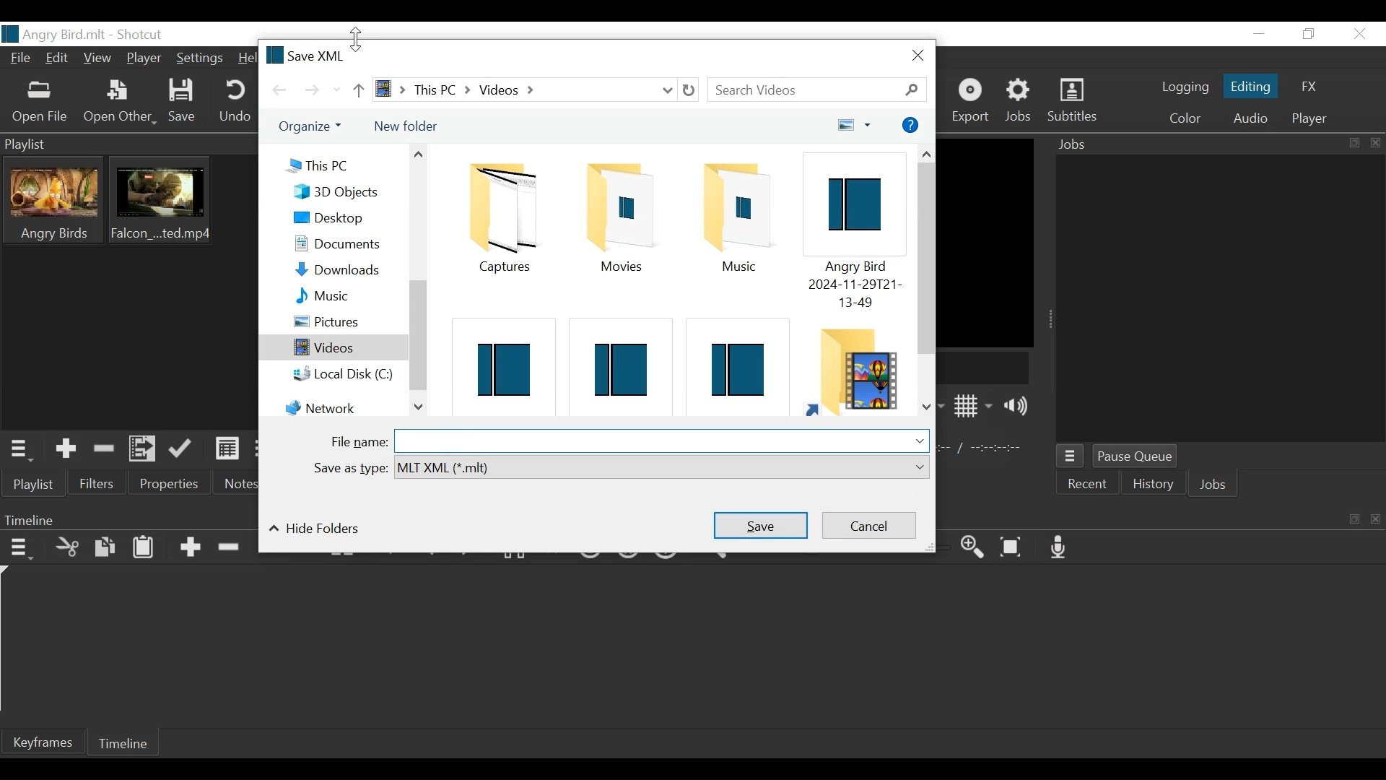  What do you see at coordinates (975, 548) in the screenshot?
I see `Zoom timeline in` at bounding box center [975, 548].